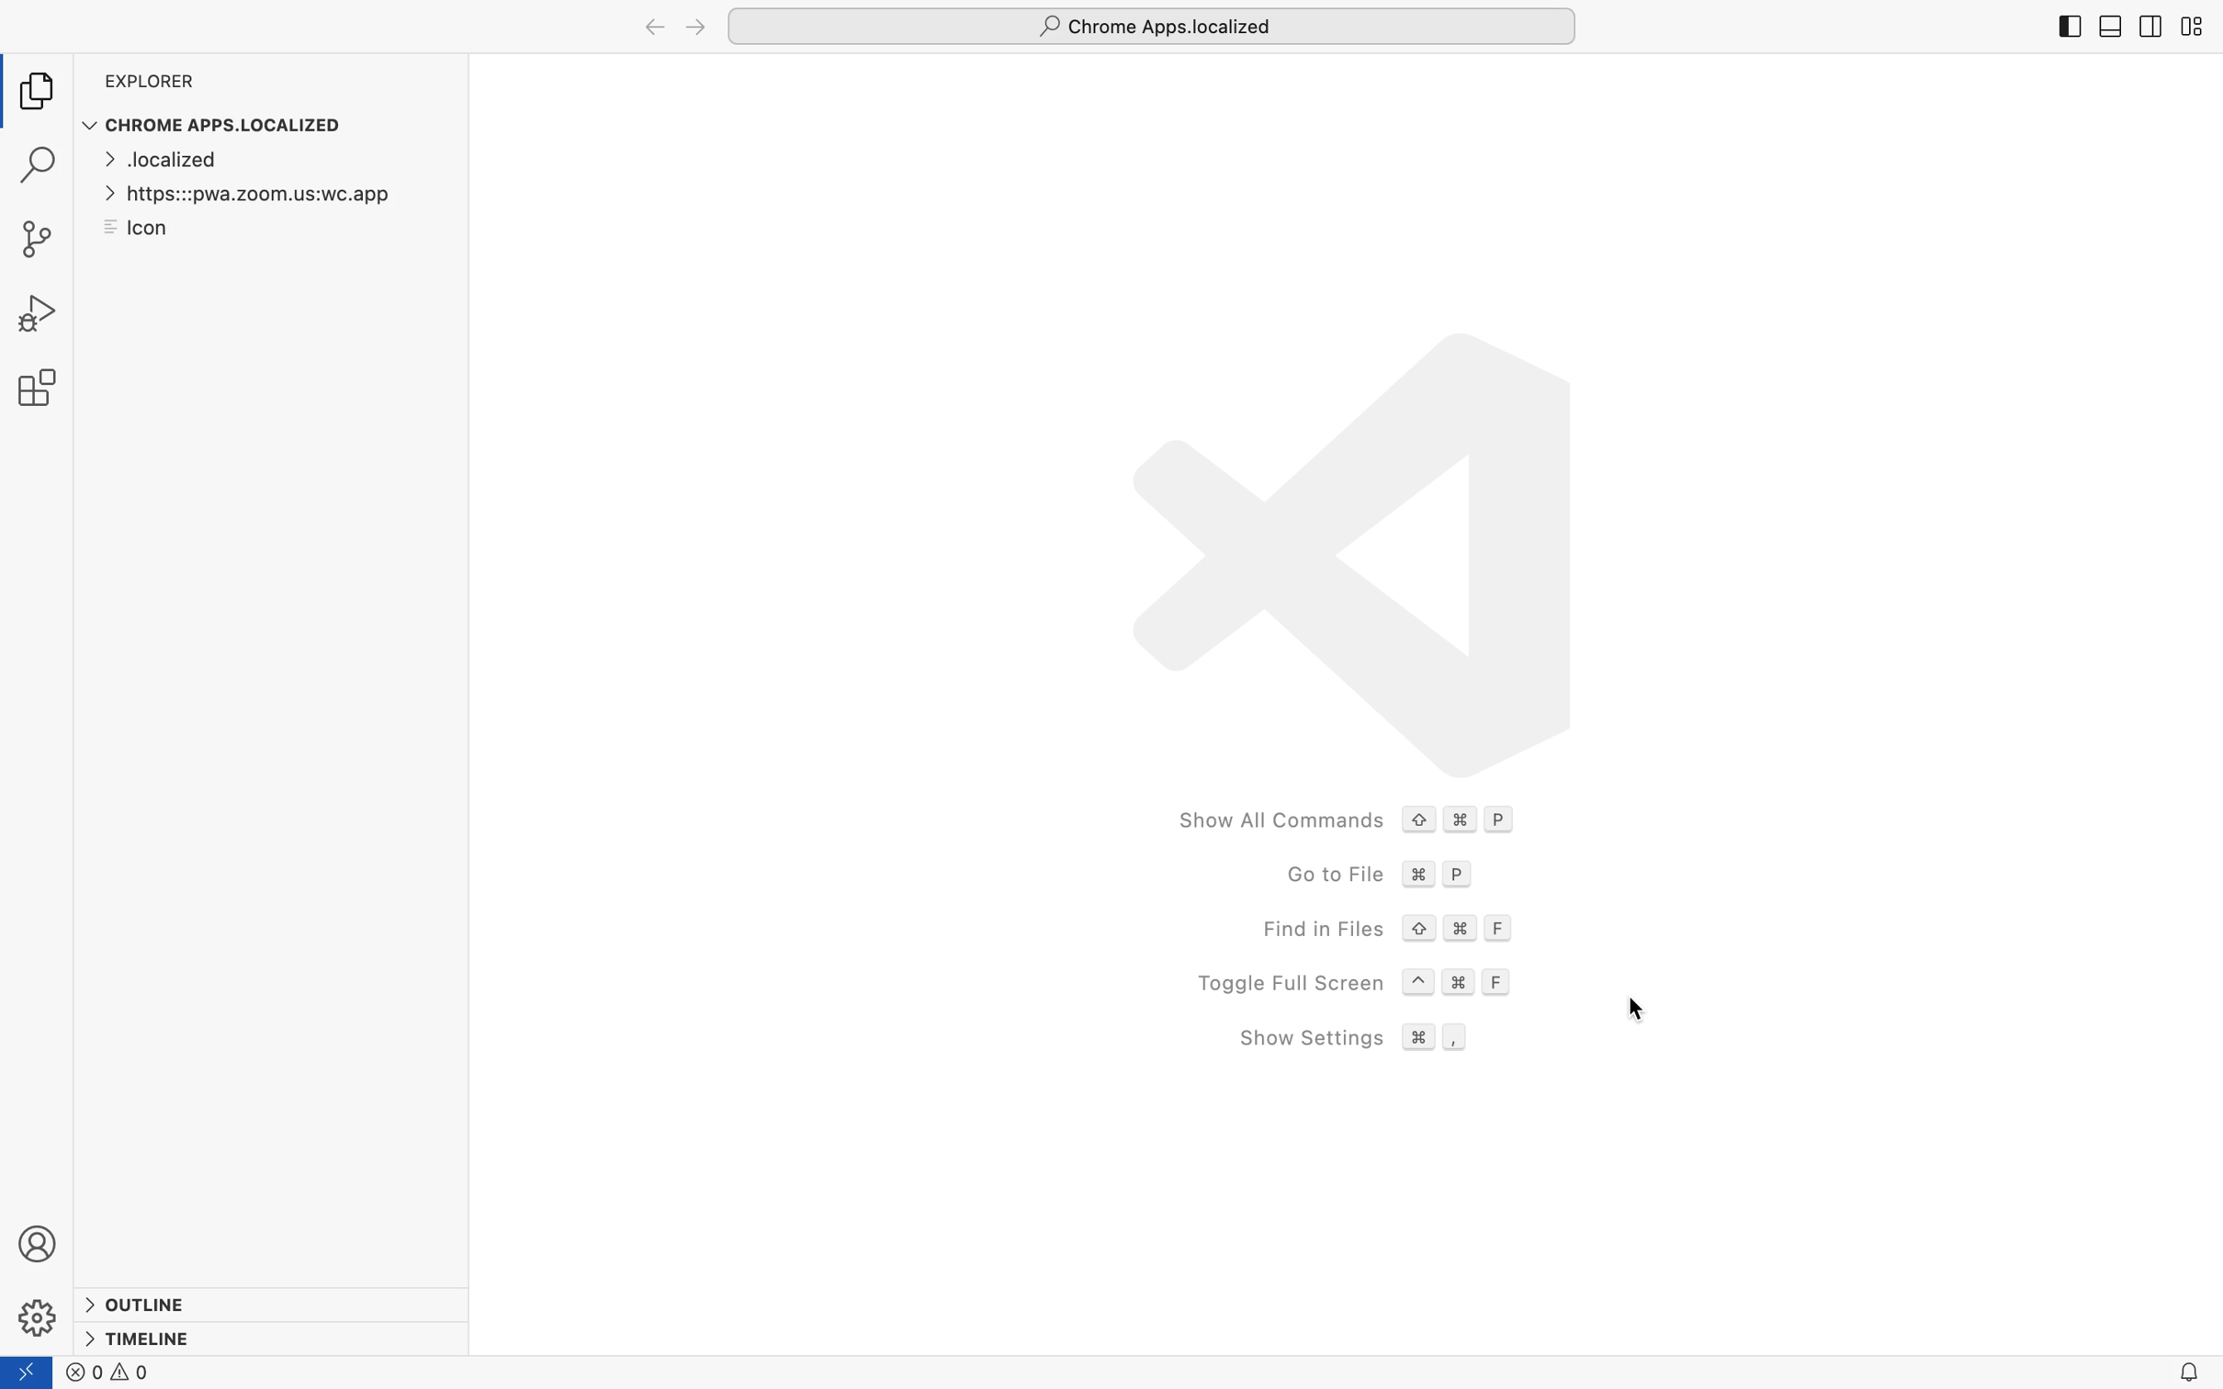 The width and height of the screenshot is (2223, 1389). What do you see at coordinates (42, 239) in the screenshot?
I see `source control` at bounding box center [42, 239].